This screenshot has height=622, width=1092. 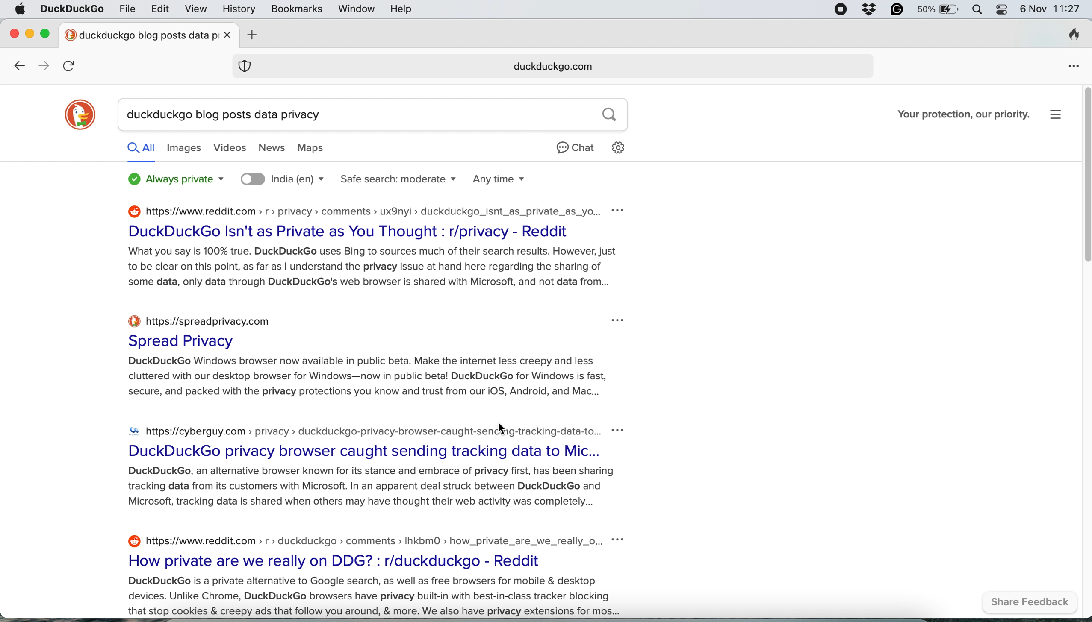 I want to click on DuckDuckGo is a private alternative to Google search, ..., so click(x=367, y=598).